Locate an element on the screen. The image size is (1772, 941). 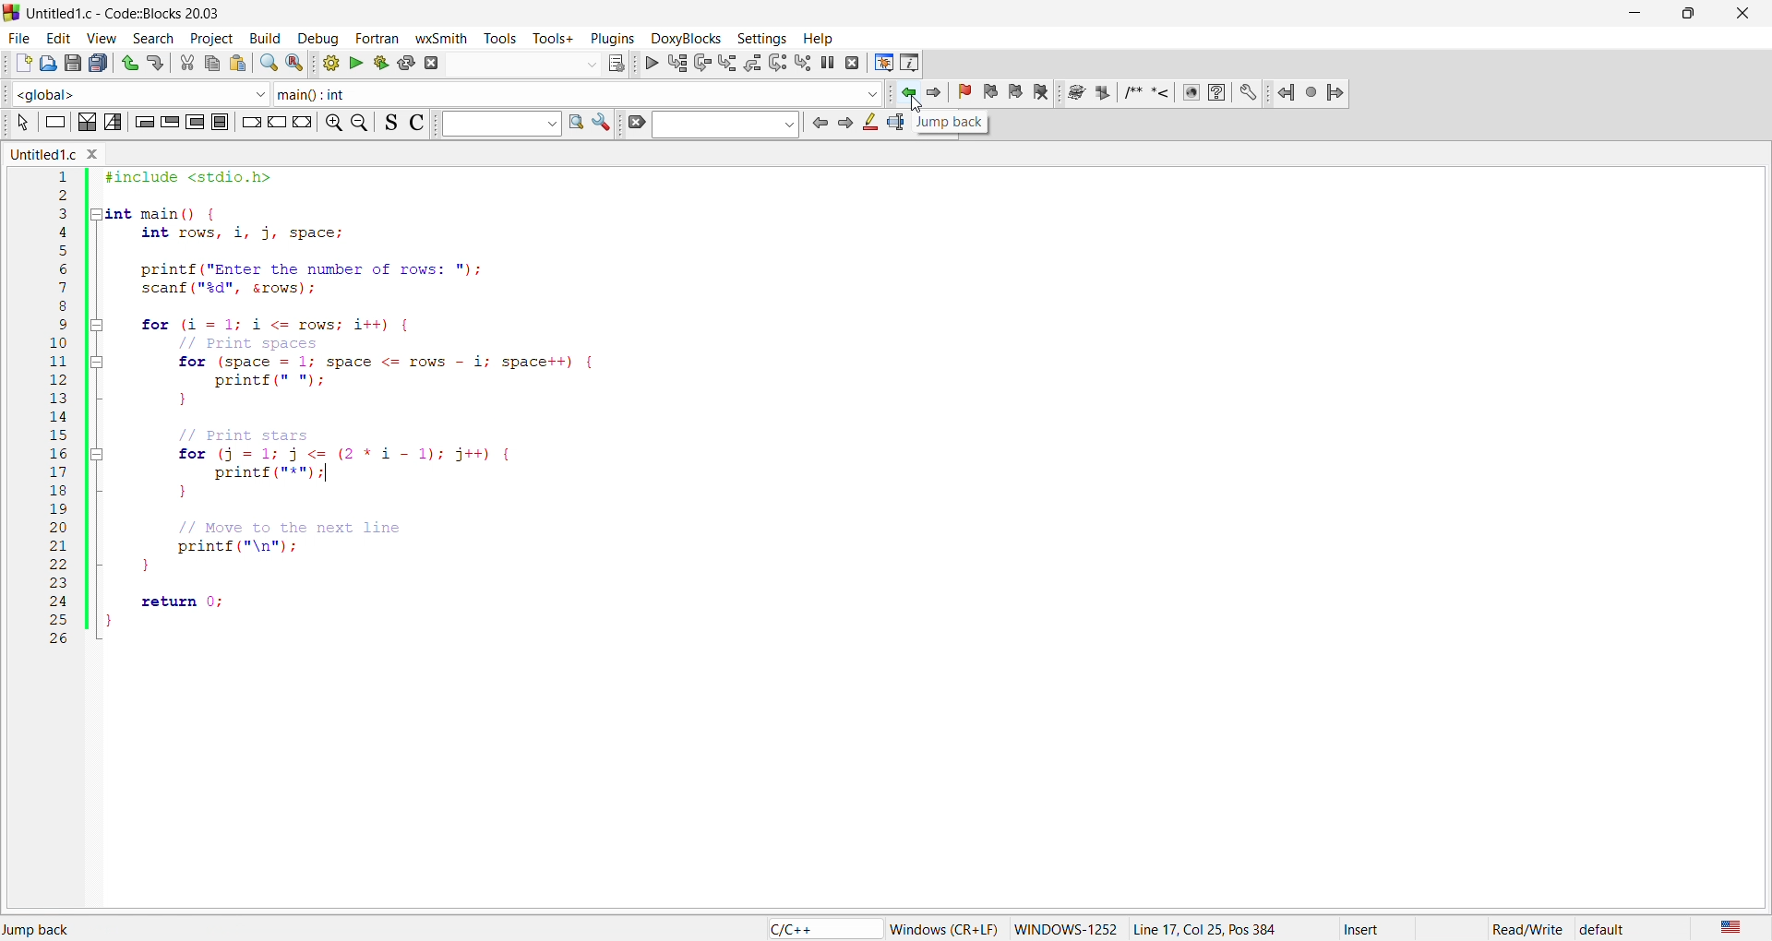
us english is located at coordinates (1720, 926).